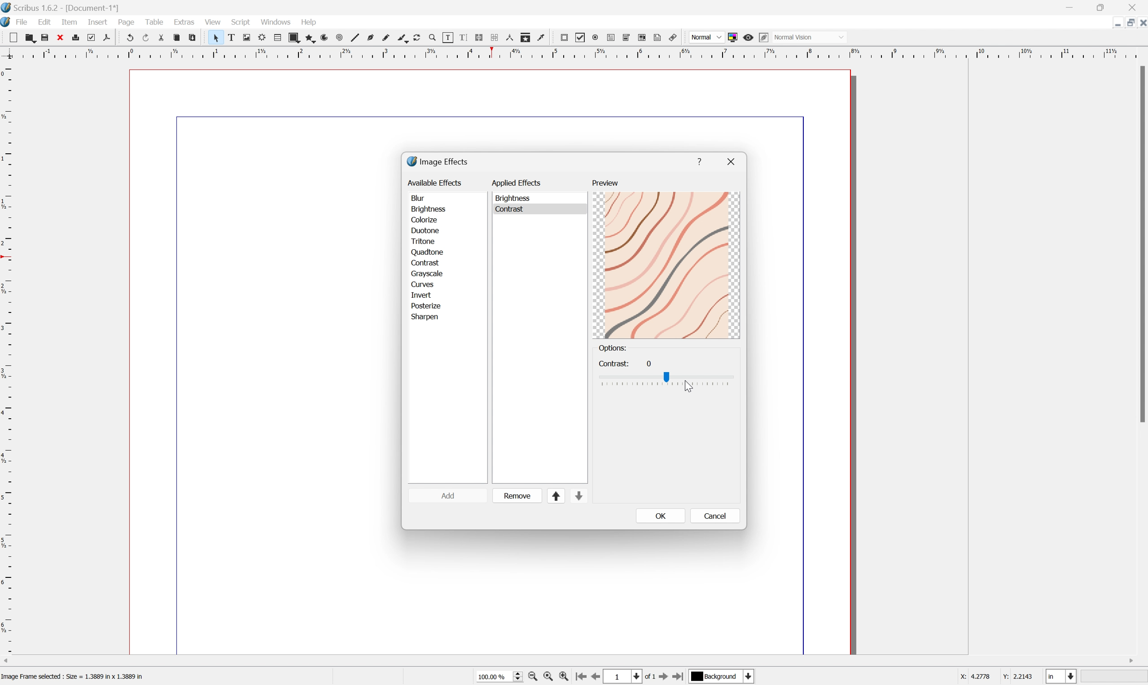 Image resolution: width=1148 pixels, height=685 pixels. Describe the element at coordinates (295, 37) in the screenshot. I see `Shape` at that location.